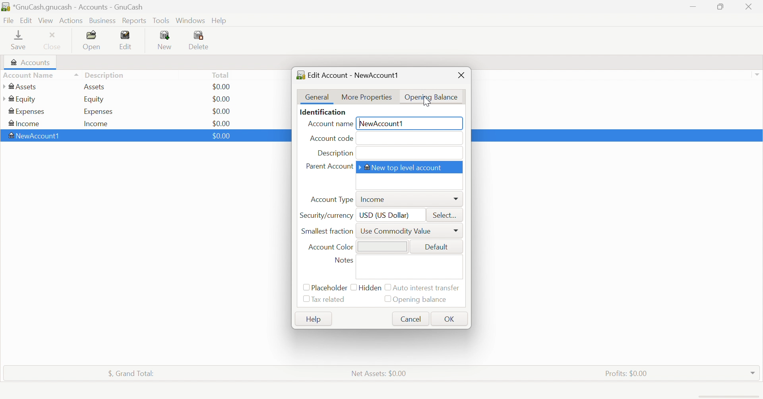  Describe the element at coordinates (343, 259) in the screenshot. I see `Notes` at that location.